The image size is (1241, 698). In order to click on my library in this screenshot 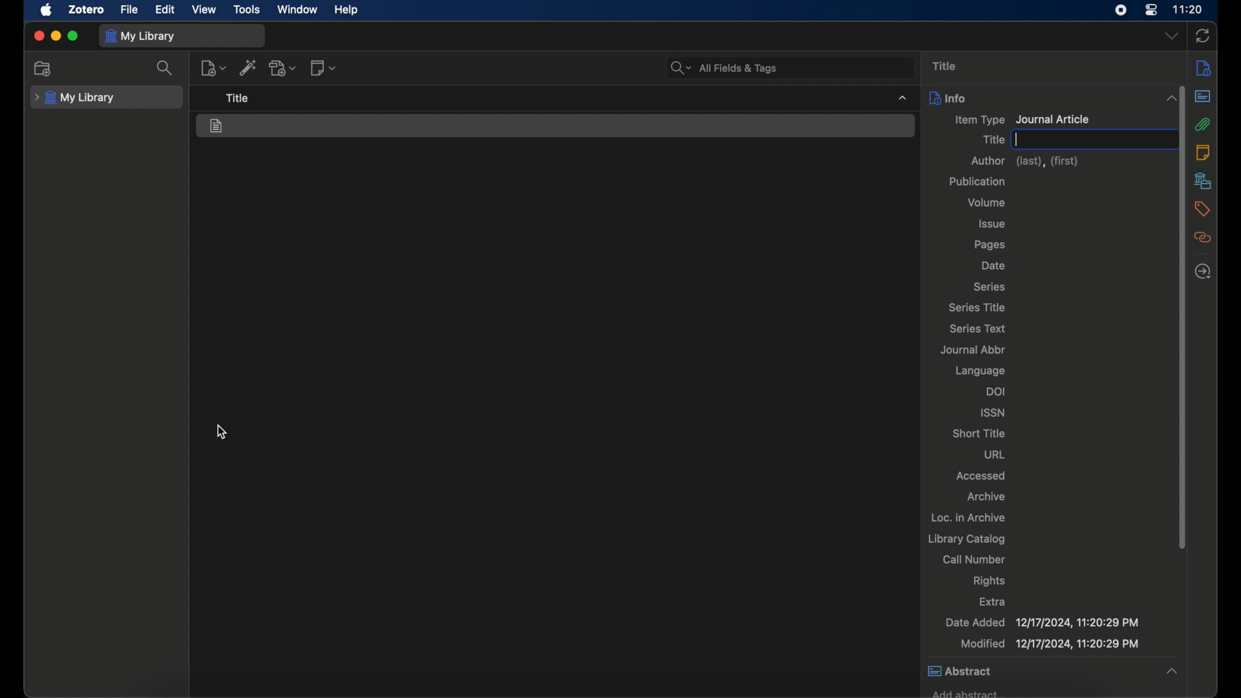, I will do `click(139, 36)`.